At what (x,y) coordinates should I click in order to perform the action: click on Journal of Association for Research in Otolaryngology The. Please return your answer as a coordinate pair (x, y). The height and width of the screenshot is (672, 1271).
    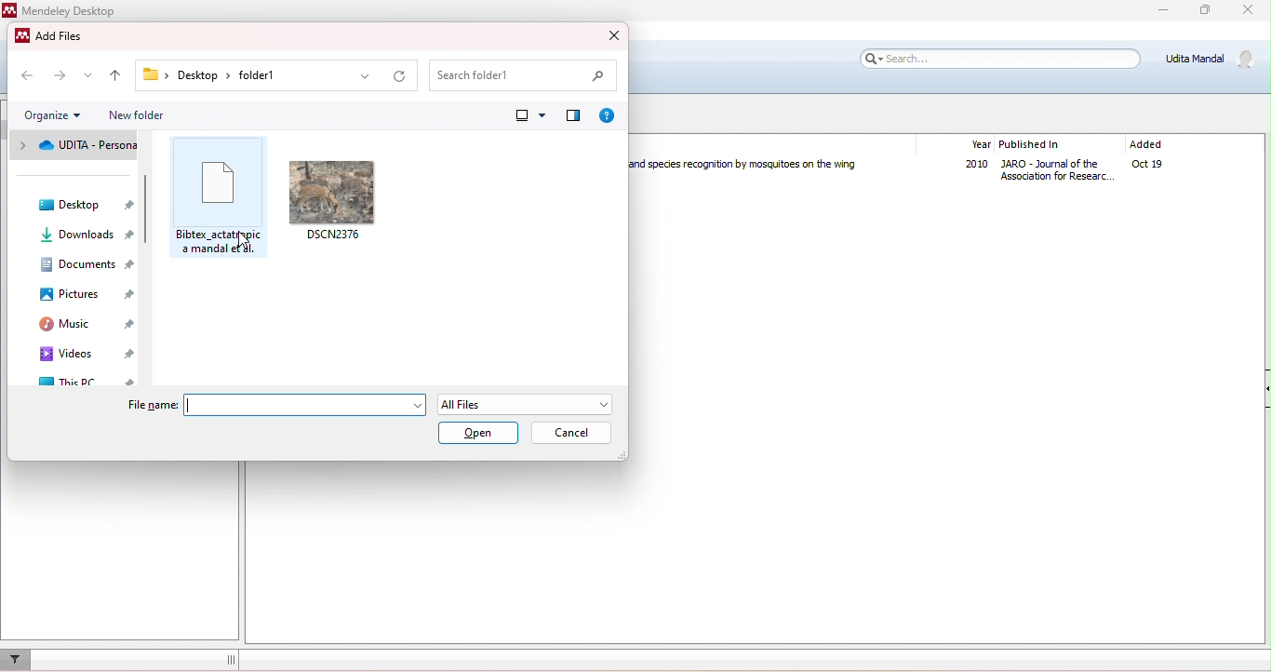
    Looking at the image, I should click on (1057, 170).